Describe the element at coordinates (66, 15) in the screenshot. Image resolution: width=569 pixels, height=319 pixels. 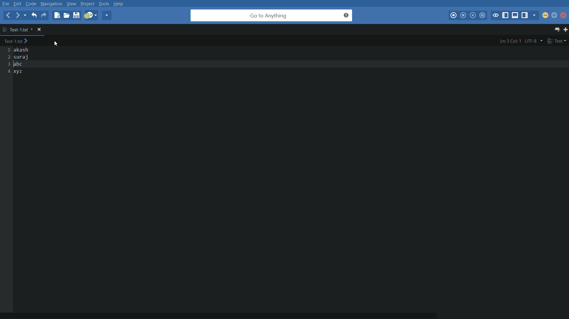
I see `open file` at that location.